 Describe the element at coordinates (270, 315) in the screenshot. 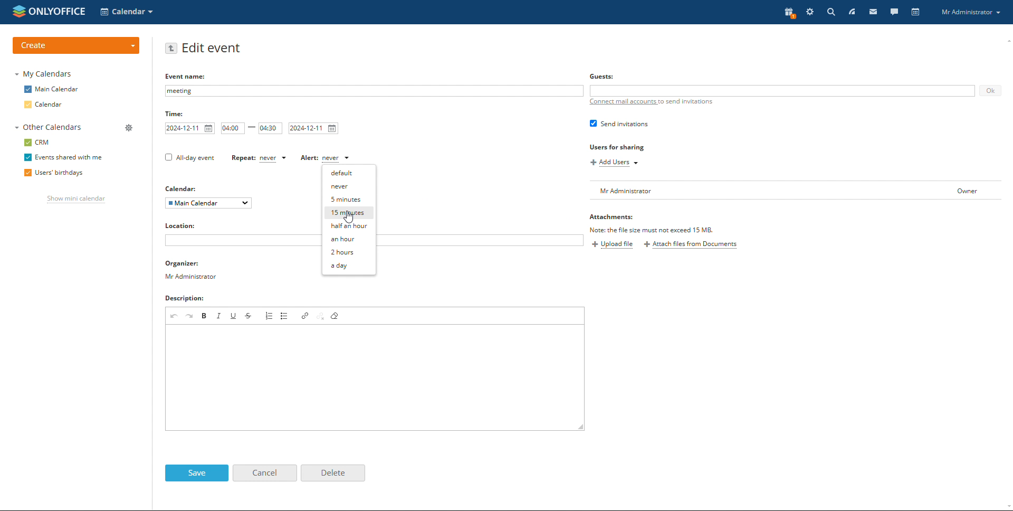

I see `insert/remove numbered list` at that location.